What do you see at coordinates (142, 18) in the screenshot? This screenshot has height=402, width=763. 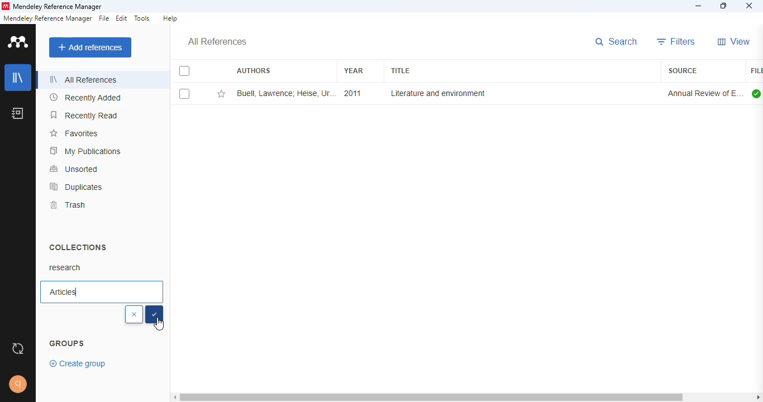 I see `tools` at bounding box center [142, 18].